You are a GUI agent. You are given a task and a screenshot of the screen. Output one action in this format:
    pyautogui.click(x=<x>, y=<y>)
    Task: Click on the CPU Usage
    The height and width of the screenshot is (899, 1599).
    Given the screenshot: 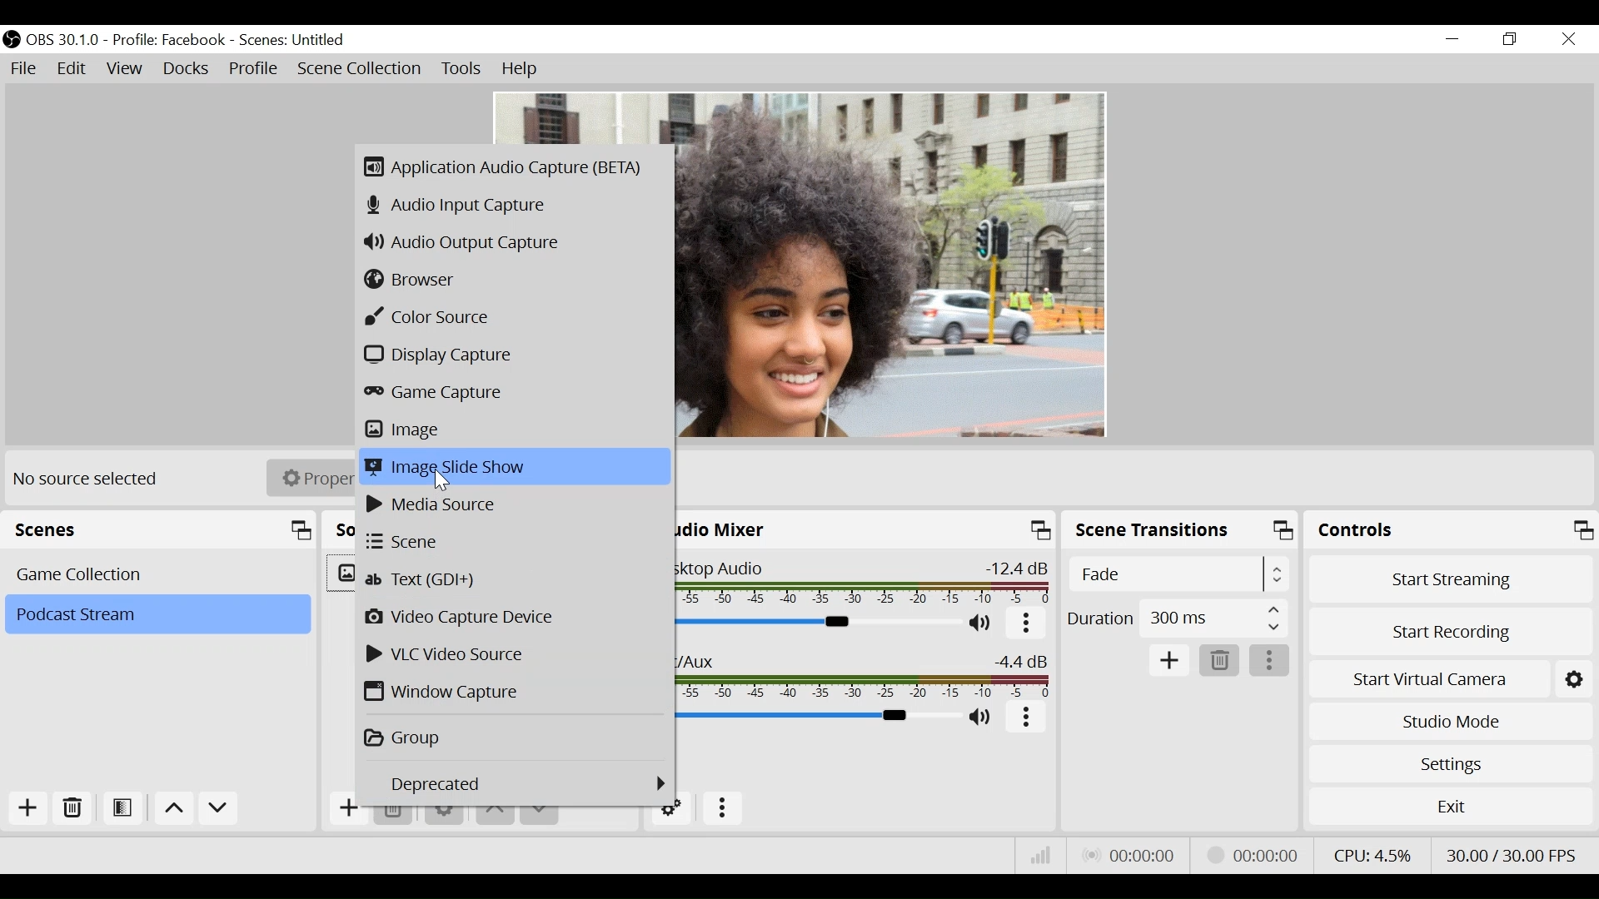 What is the action you would take?
    pyautogui.click(x=1370, y=853)
    